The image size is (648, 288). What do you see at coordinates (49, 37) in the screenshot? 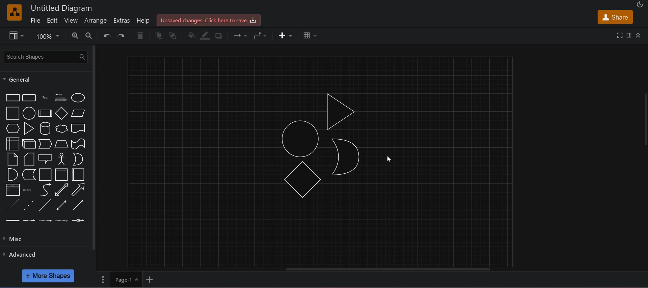
I see `zoom` at bounding box center [49, 37].